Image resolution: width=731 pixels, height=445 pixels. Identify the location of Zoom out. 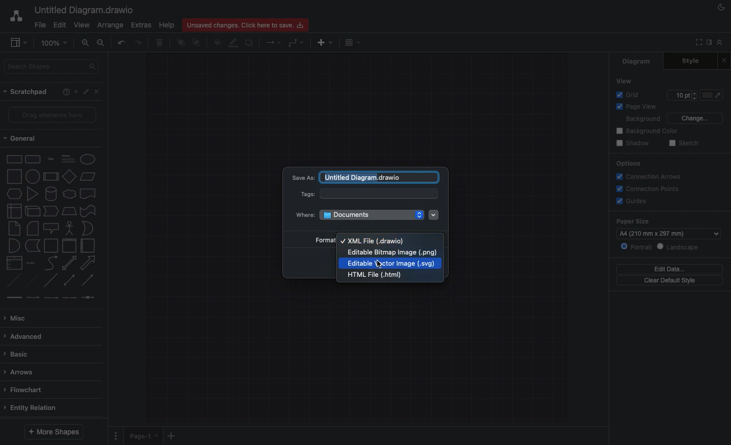
(102, 43).